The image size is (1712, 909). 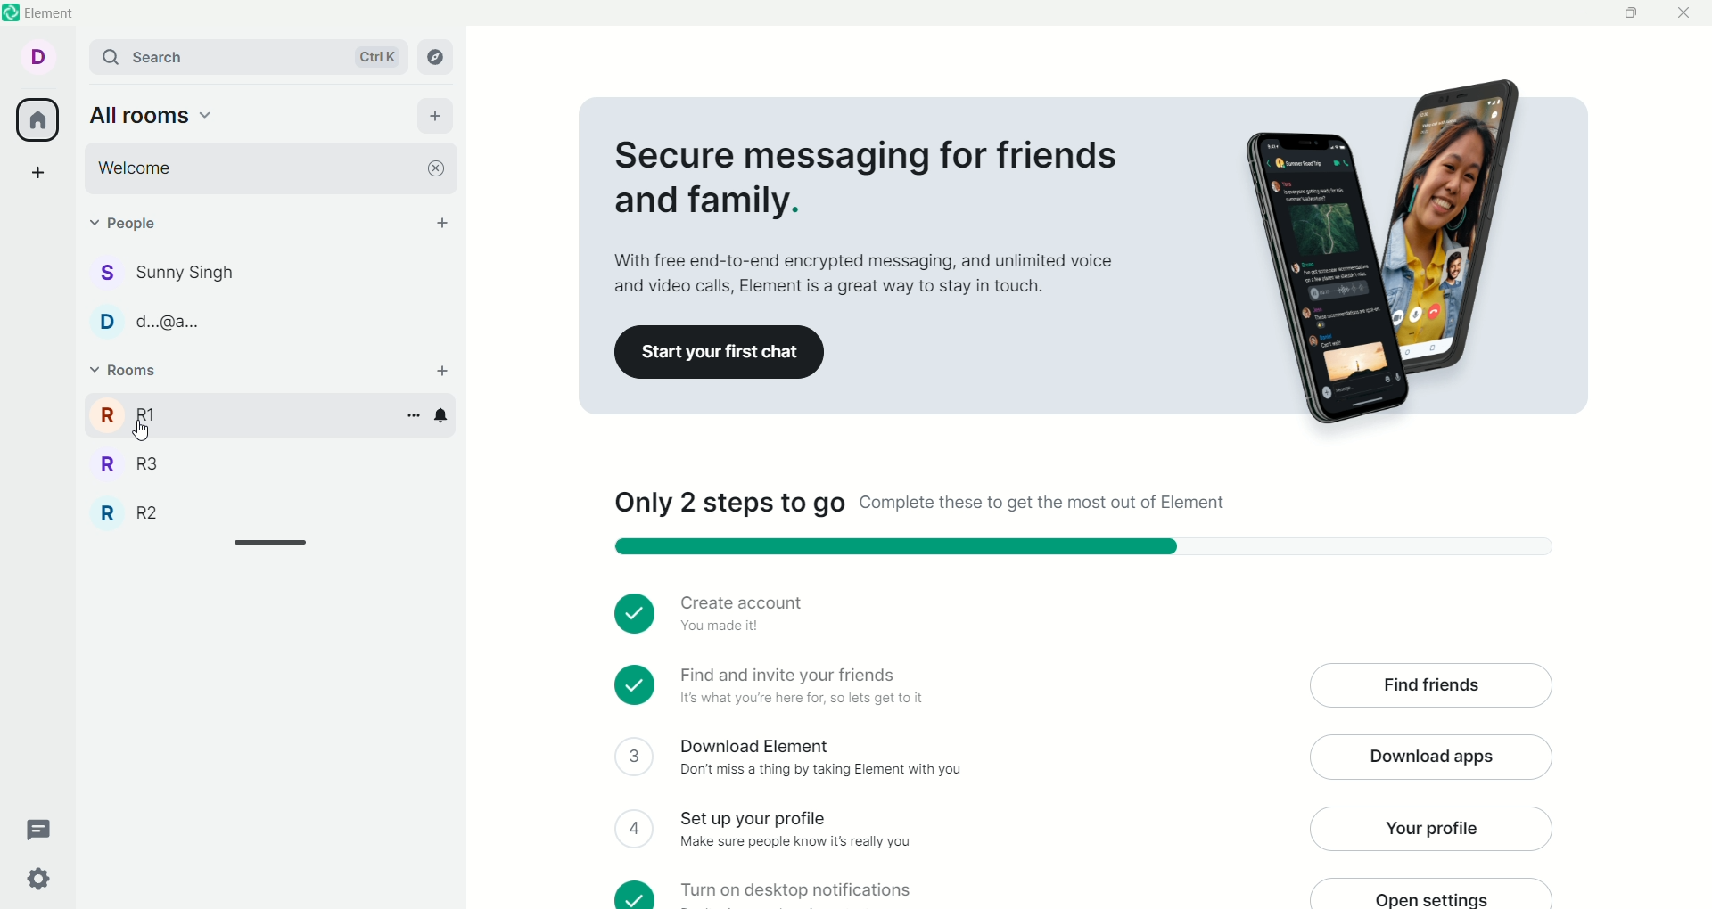 What do you see at coordinates (1684, 13) in the screenshot?
I see `close` at bounding box center [1684, 13].